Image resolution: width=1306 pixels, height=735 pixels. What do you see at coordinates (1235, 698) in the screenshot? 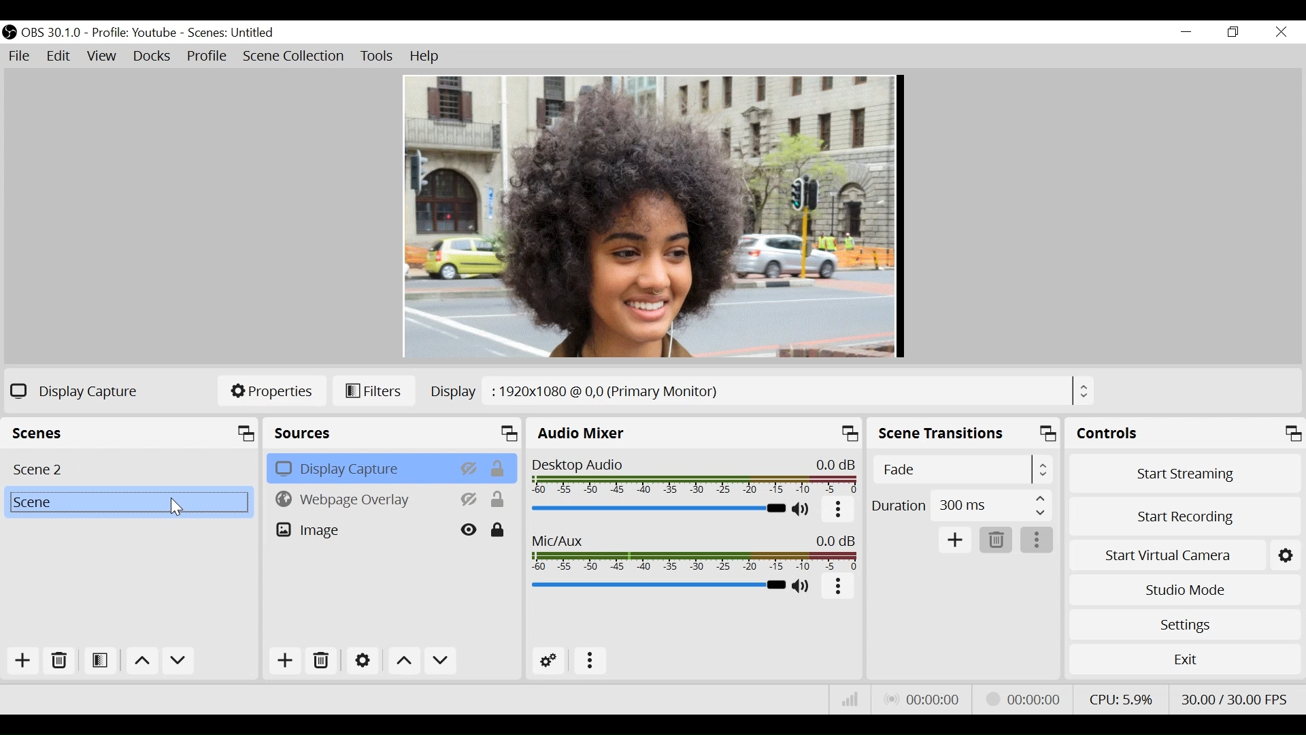
I see `Frame Per Second` at bounding box center [1235, 698].